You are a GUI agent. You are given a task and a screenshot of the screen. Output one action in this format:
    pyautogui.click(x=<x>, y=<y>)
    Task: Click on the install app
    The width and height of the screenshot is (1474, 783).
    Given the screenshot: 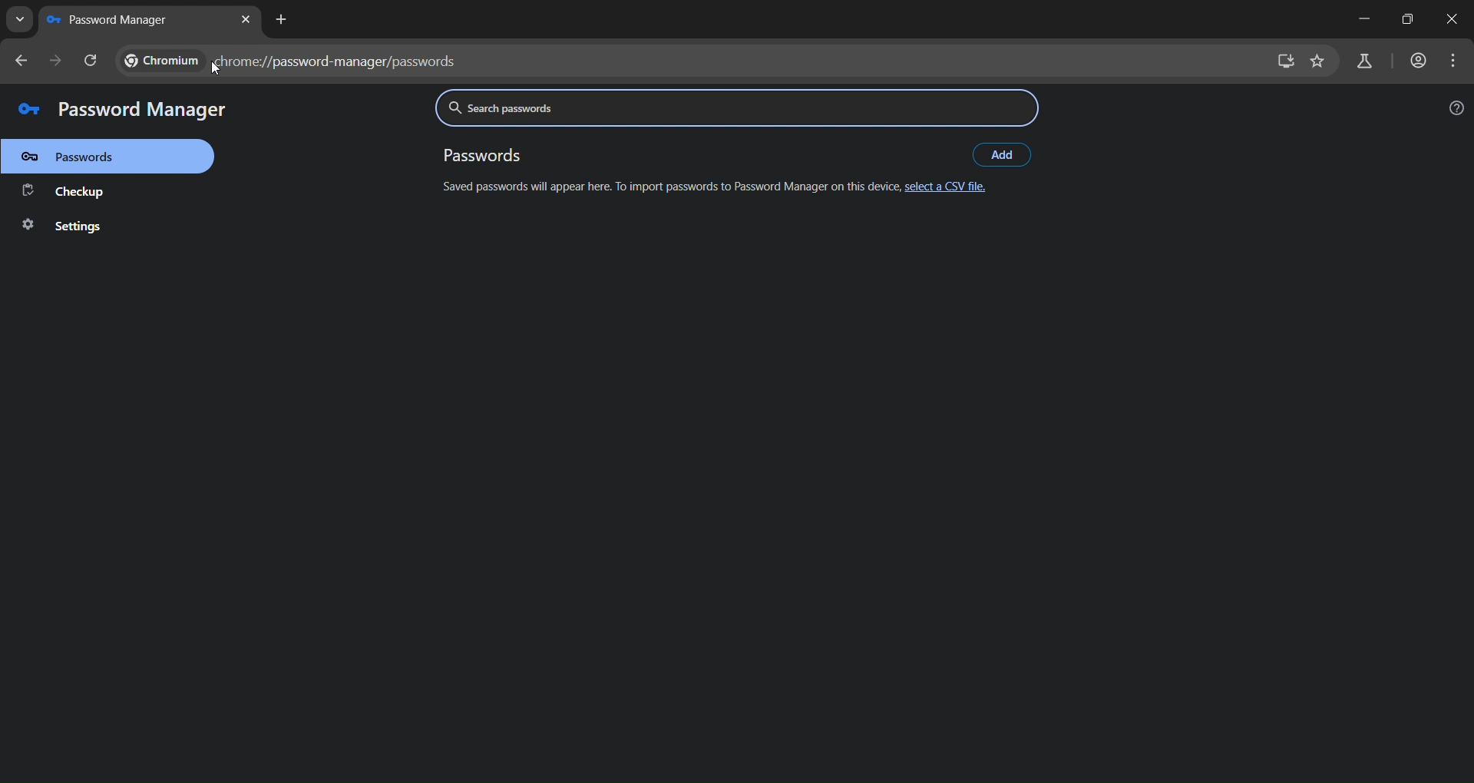 What is the action you would take?
    pyautogui.click(x=1284, y=61)
    